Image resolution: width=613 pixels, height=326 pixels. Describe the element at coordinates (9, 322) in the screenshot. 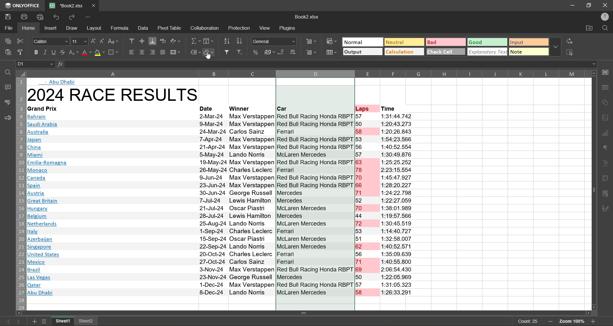

I see `previous` at that location.